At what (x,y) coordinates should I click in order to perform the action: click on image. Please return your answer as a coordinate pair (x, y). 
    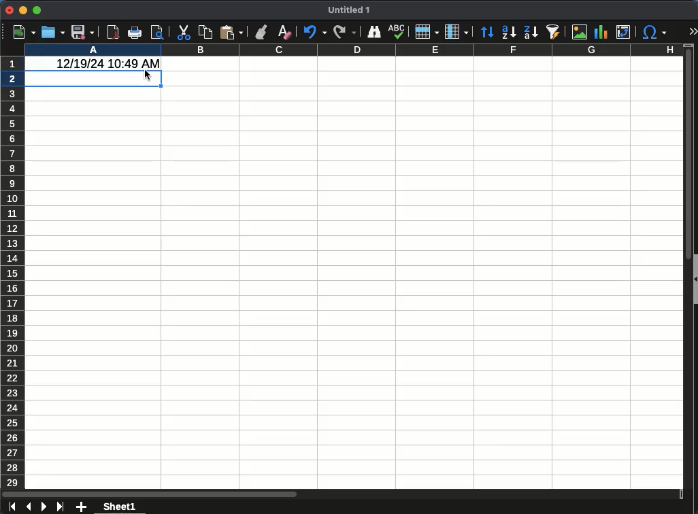
    Looking at the image, I should click on (578, 31).